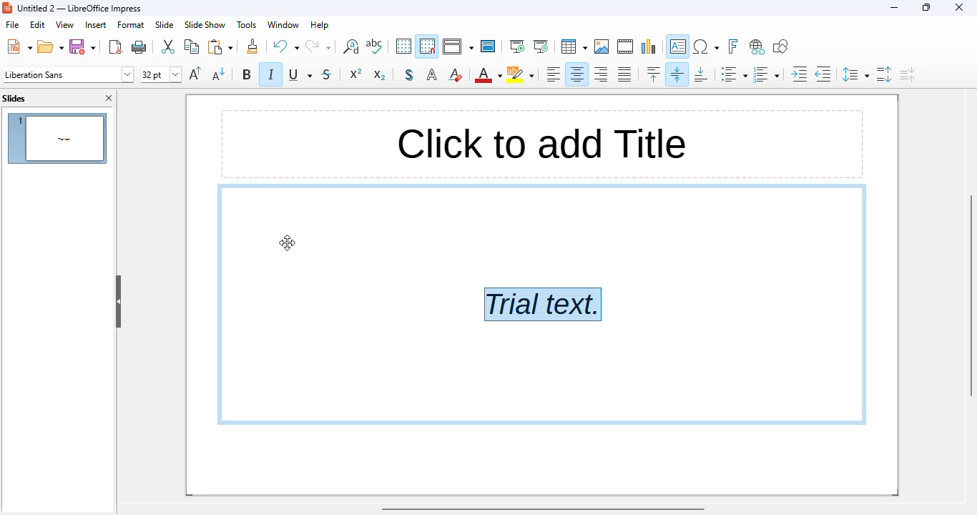 The image size is (977, 515). Describe the element at coordinates (270, 74) in the screenshot. I see `italic` at that location.